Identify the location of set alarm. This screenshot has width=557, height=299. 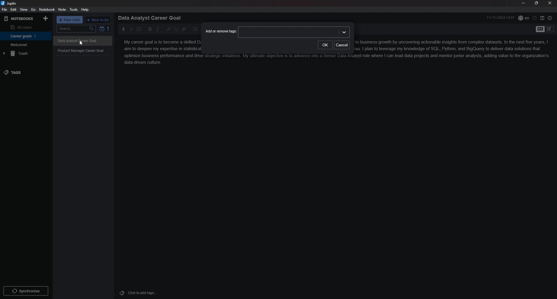
(535, 18).